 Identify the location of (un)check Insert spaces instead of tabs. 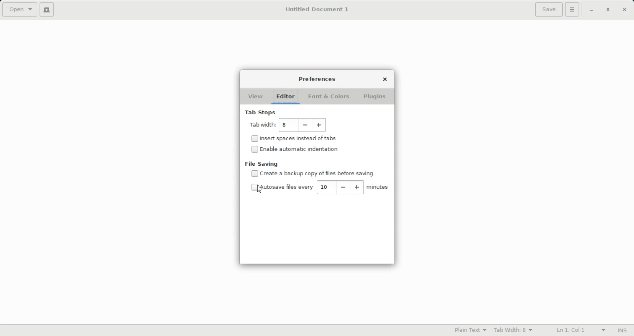
(296, 139).